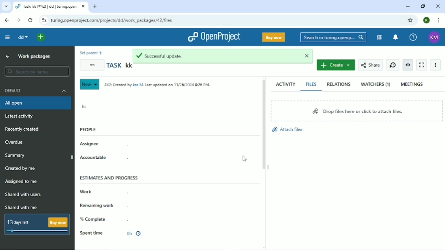  What do you see at coordinates (393, 65) in the screenshot?
I see `Start new timer` at bounding box center [393, 65].